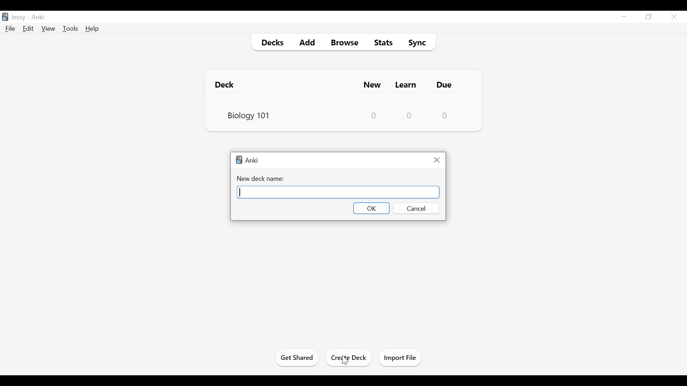  What do you see at coordinates (29, 29) in the screenshot?
I see `Edit` at bounding box center [29, 29].